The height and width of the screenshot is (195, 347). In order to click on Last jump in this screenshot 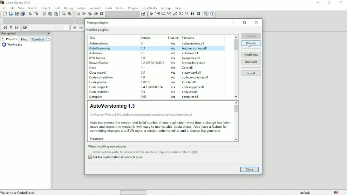, I will do `click(11, 27)`.